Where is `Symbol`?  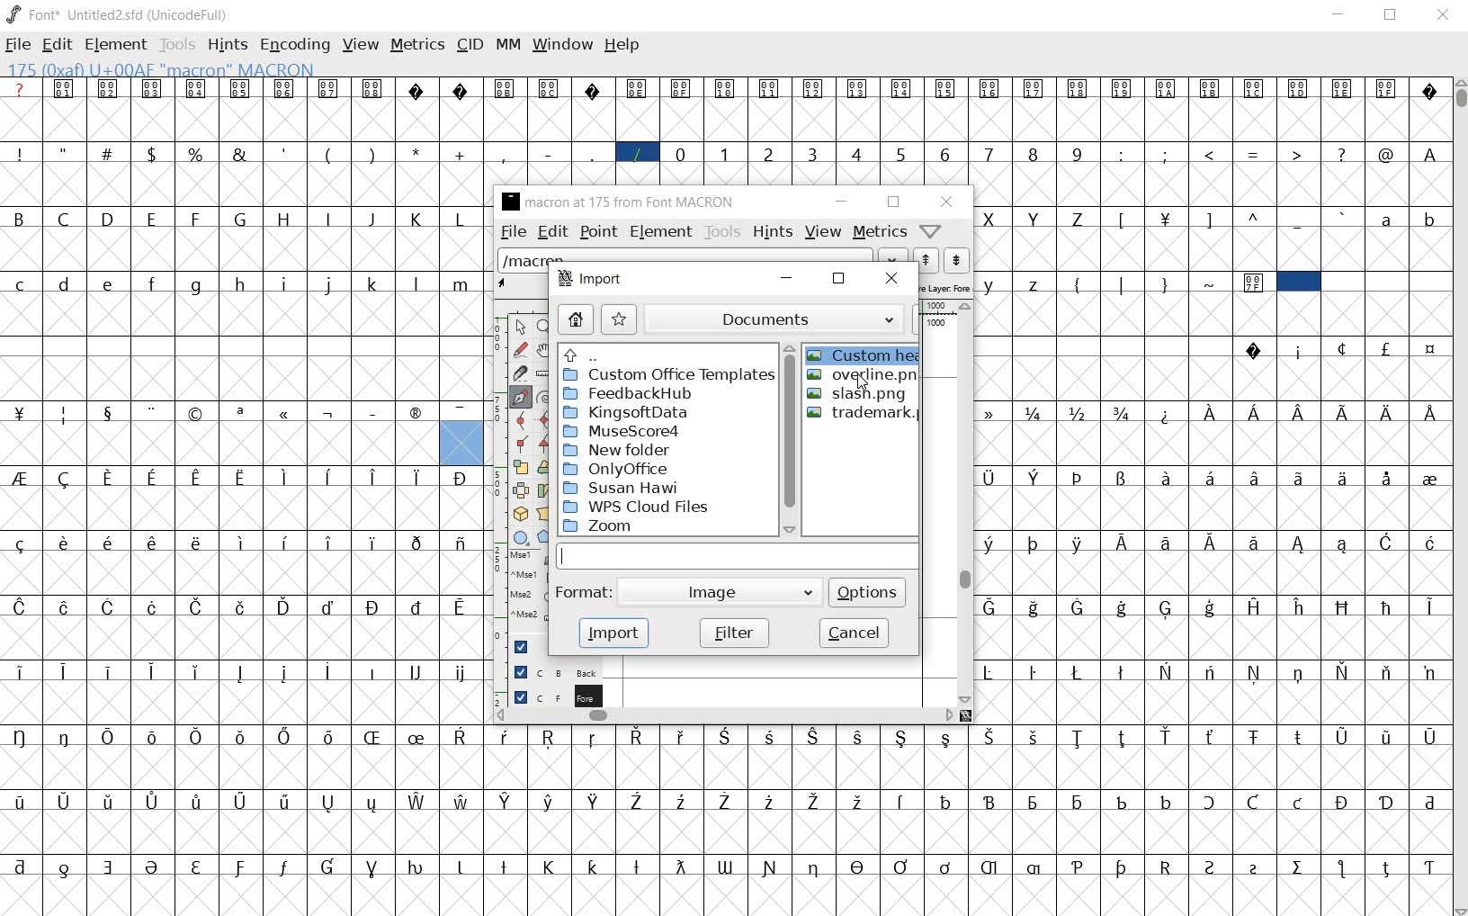 Symbol is located at coordinates (947, 89).